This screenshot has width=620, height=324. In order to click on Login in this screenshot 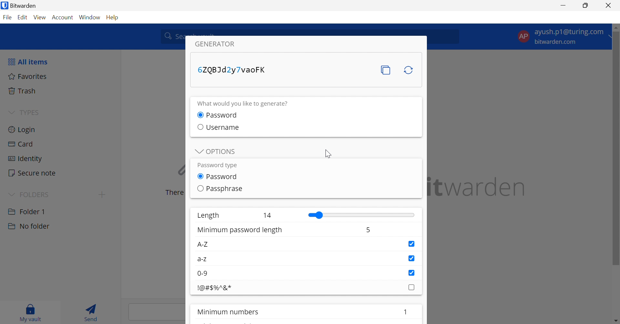, I will do `click(22, 130)`.